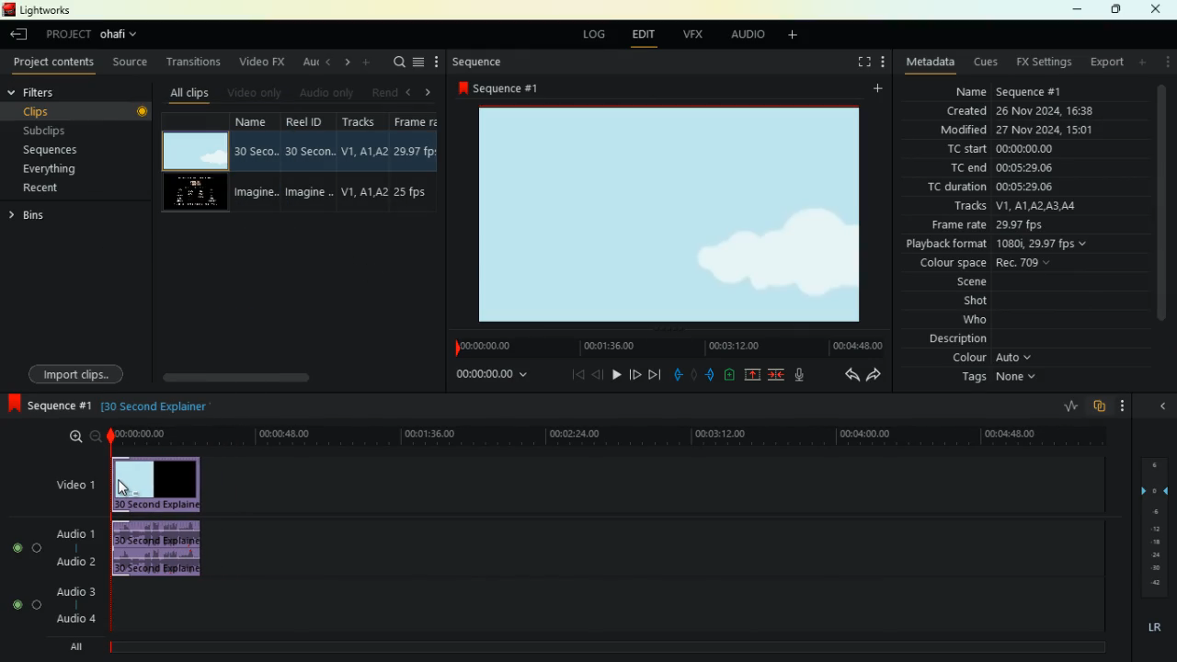 This screenshot has width=1177, height=662. What do you see at coordinates (198, 190) in the screenshot?
I see `videos` at bounding box center [198, 190].